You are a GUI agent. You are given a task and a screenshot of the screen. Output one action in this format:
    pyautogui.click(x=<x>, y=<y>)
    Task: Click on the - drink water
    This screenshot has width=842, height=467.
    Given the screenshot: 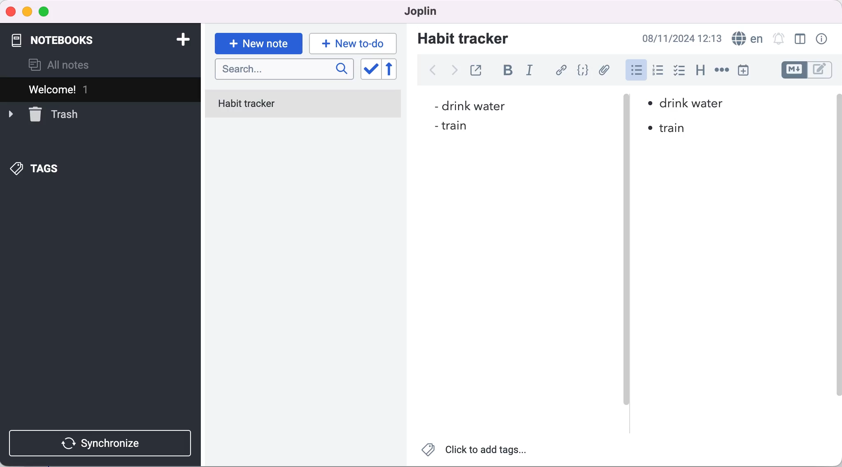 What is the action you would take?
    pyautogui.click(x=482, y=106)
    